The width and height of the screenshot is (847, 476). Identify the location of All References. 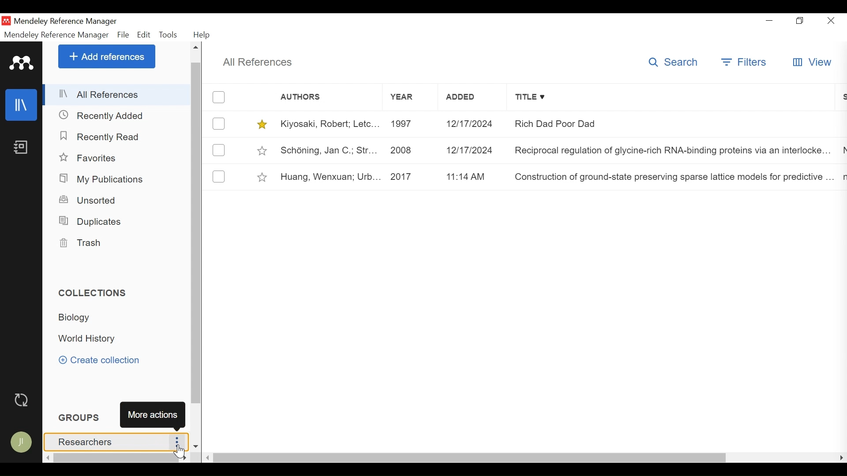
(260, 62).